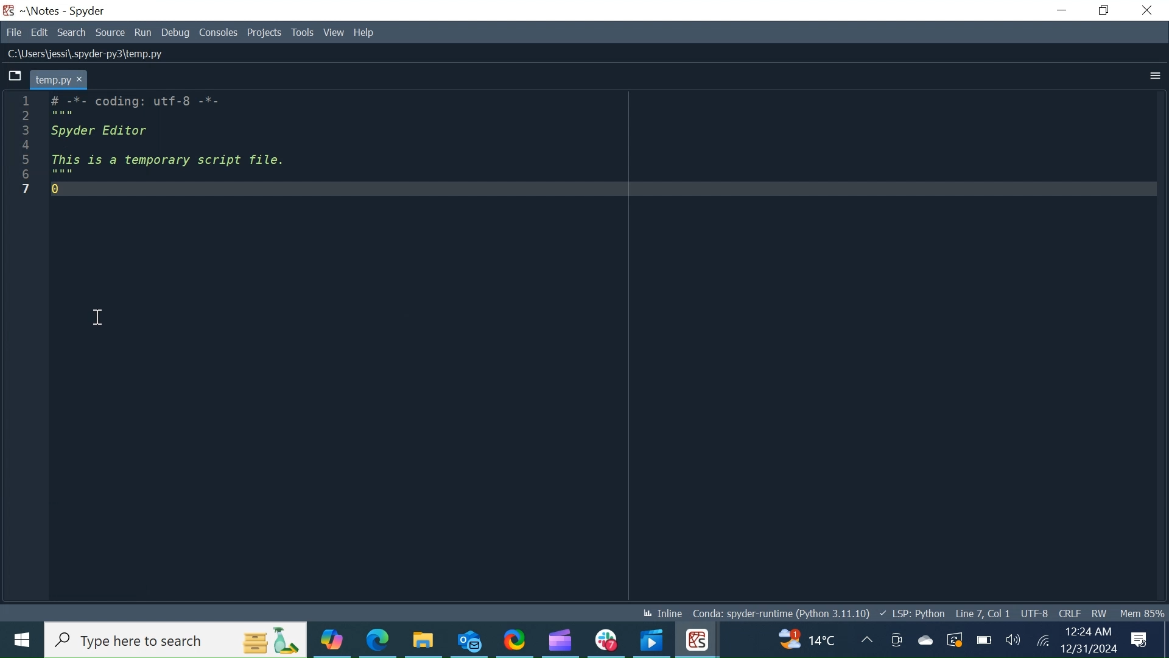 The height and width of the screenshot is (658, 1169). Describe the element at coordinates (73, 33) in the screenshot. I see `Search` at that location.